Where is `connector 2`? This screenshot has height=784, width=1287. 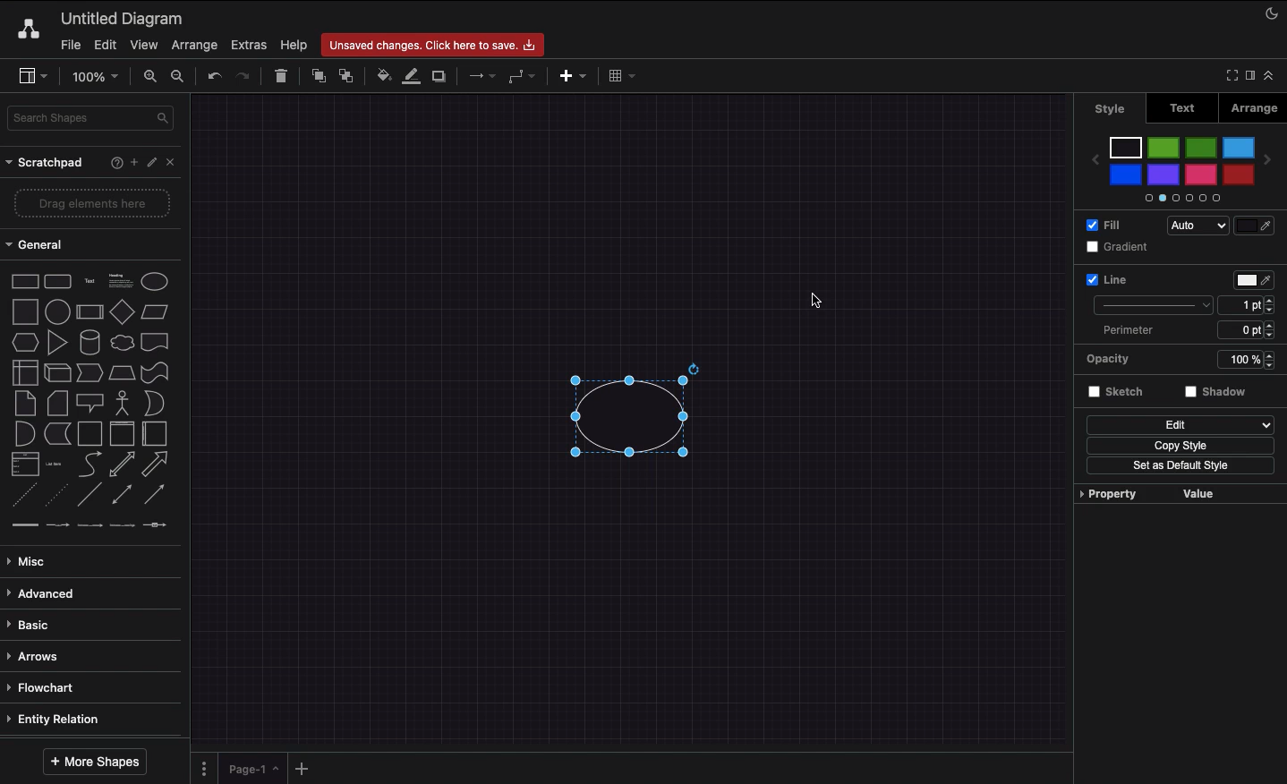 connector 2 is located at coordinates (57, 525).